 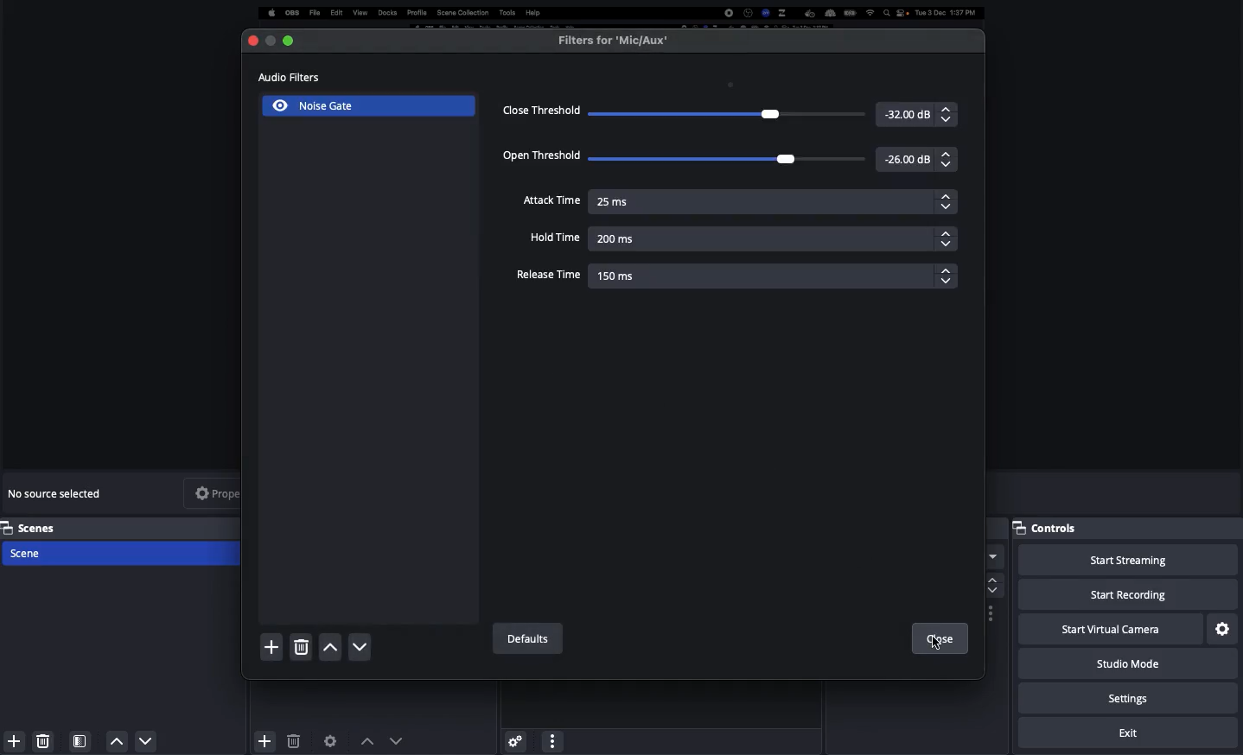 What do you see at coordinates (329, 649) in the screenshot?
I see `Up` at bounding box center [329, 649].